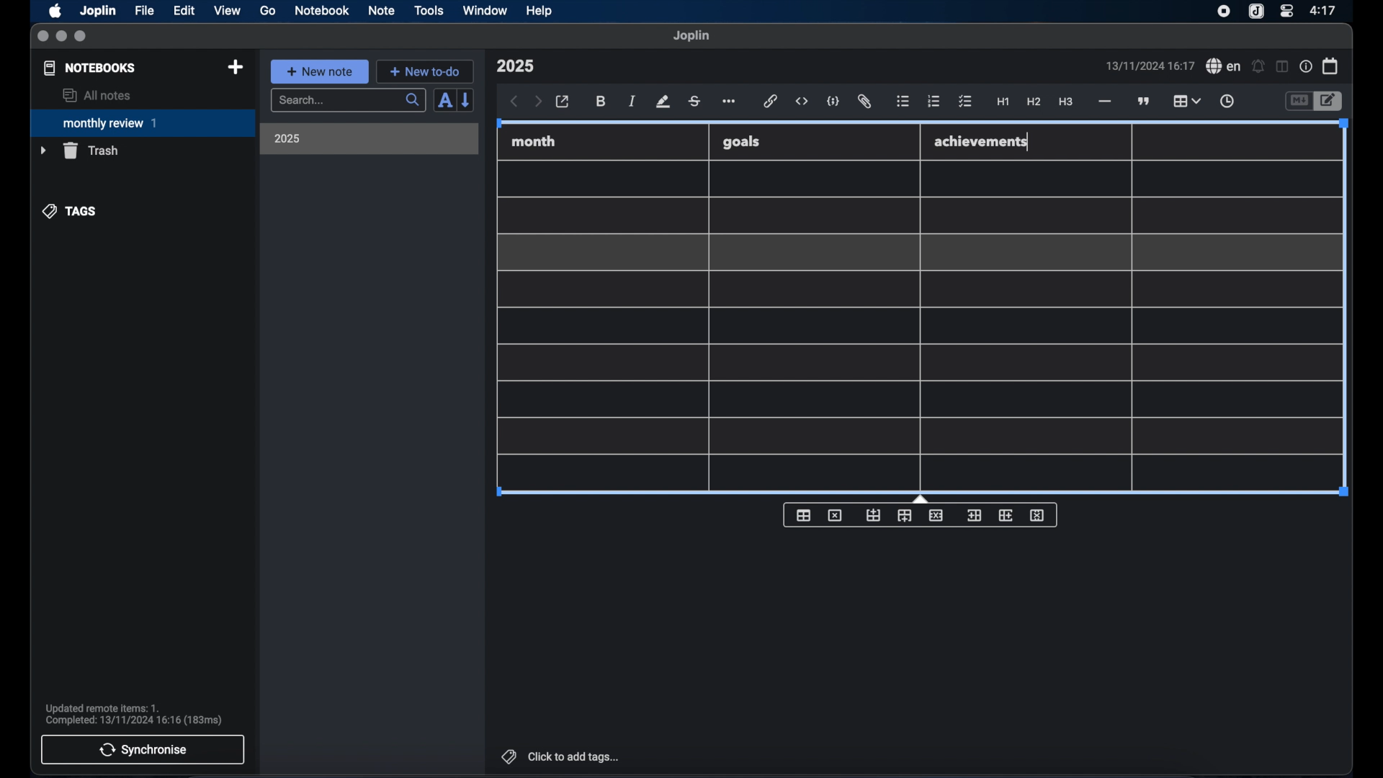 The height and width of the screenshot is (778, 1383). Describe the element at coordinates (144, 11) in the screenshot. I see `file` at that location.